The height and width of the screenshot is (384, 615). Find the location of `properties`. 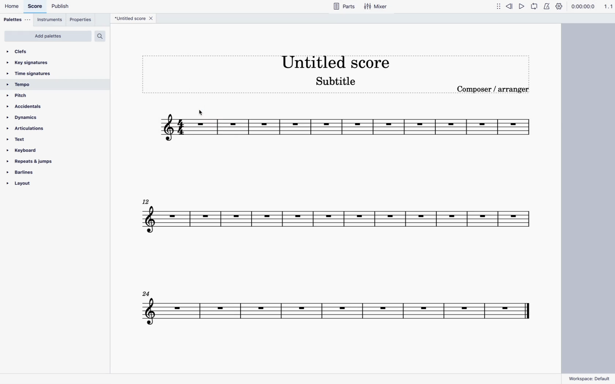

properties is located at coordinates (82, 20).